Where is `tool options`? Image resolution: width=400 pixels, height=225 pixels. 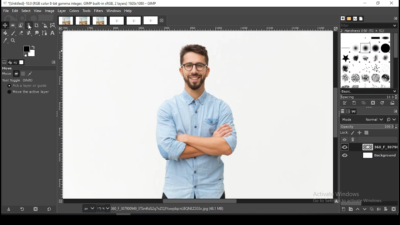
tool options is located at coordinates (4, 62).